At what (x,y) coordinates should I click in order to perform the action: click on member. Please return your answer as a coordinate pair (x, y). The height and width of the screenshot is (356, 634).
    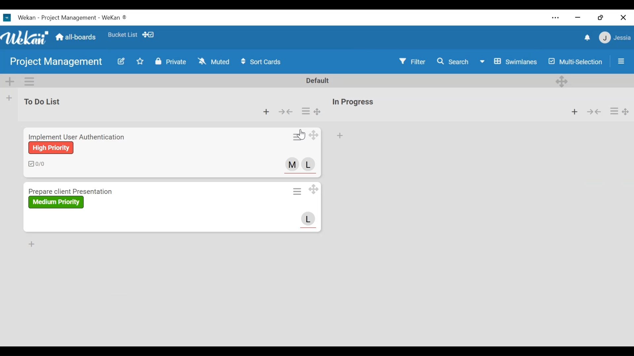
    Looking at the image, I should click on (308, 164).